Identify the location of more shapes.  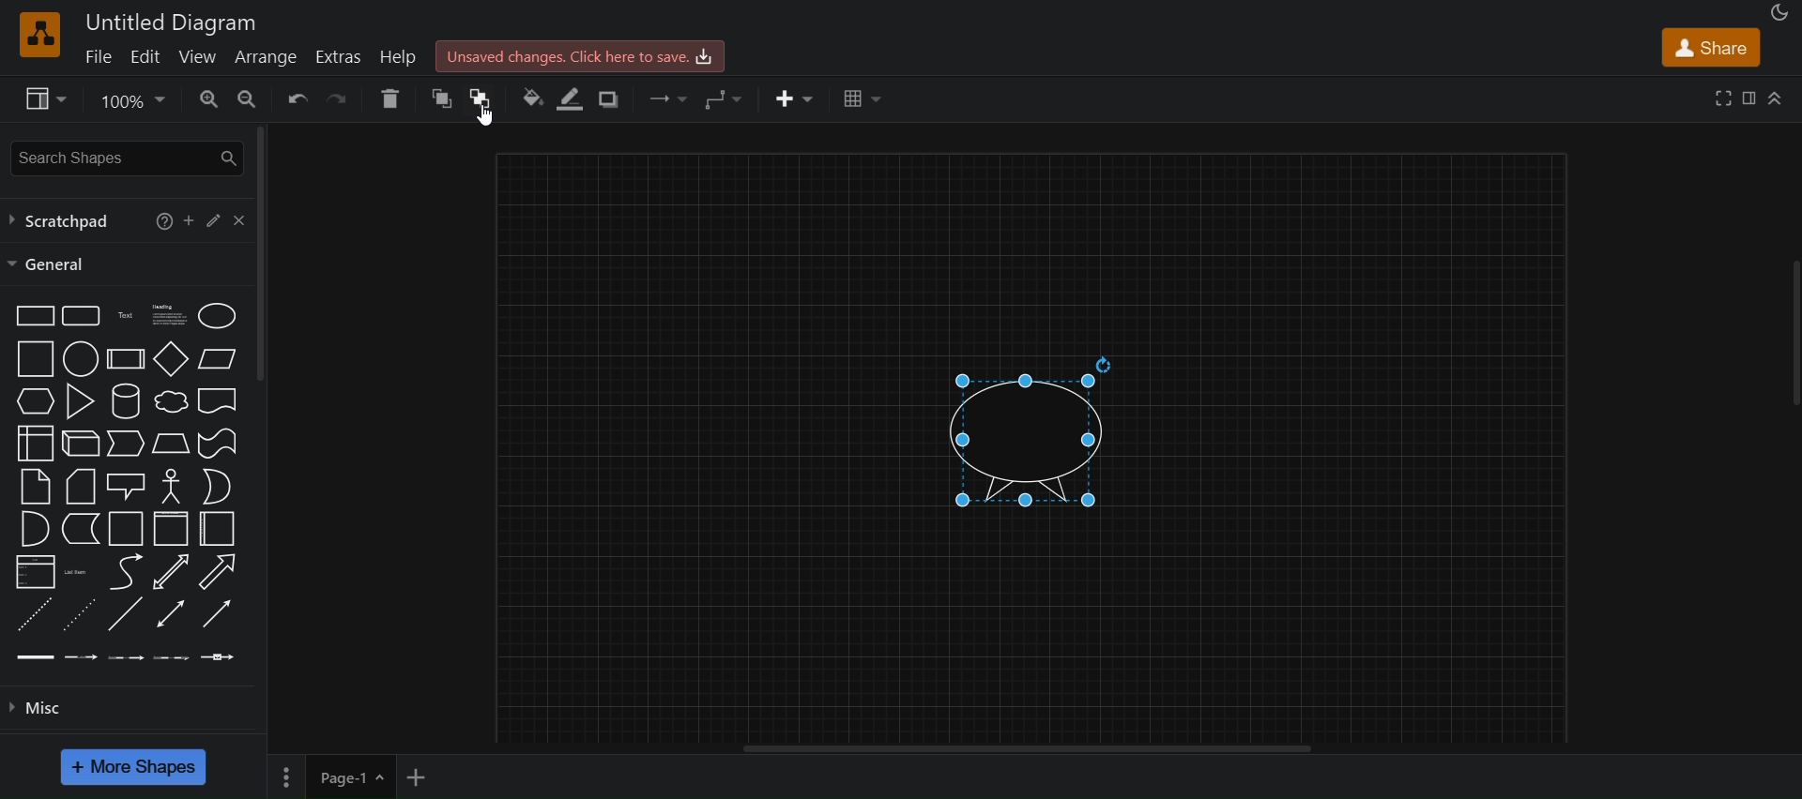
(132, 768).